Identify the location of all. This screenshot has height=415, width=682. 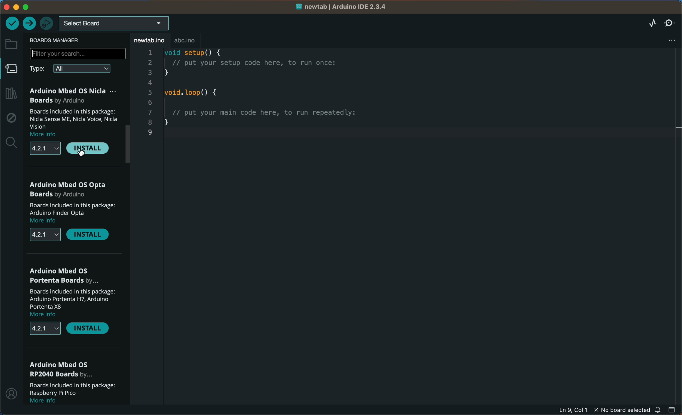
(82, 69).